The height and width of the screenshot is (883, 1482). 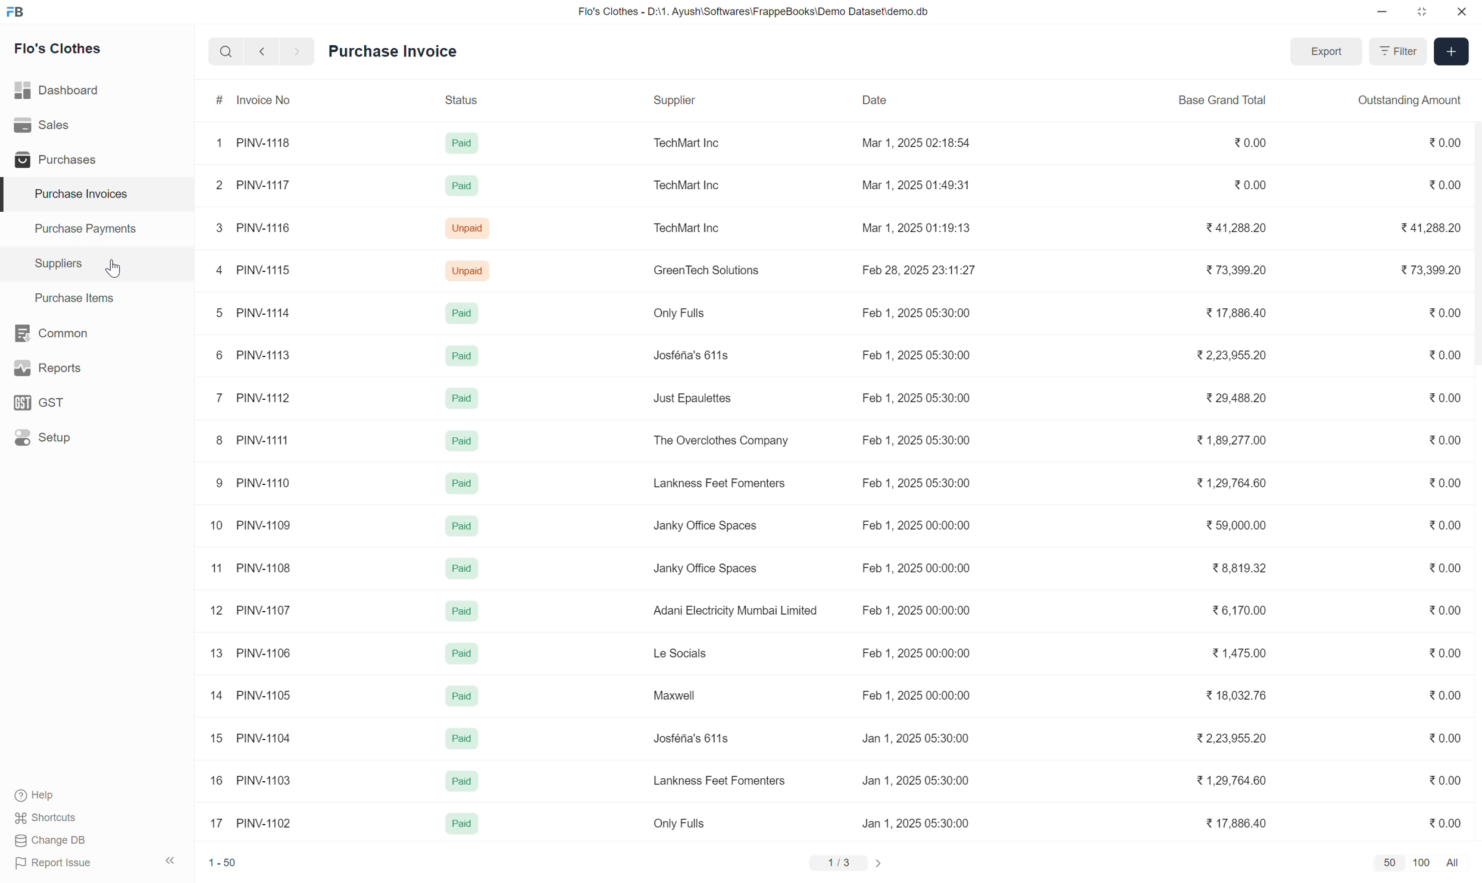 I want to click on 29,488.20, so click(x=1234, y=396).